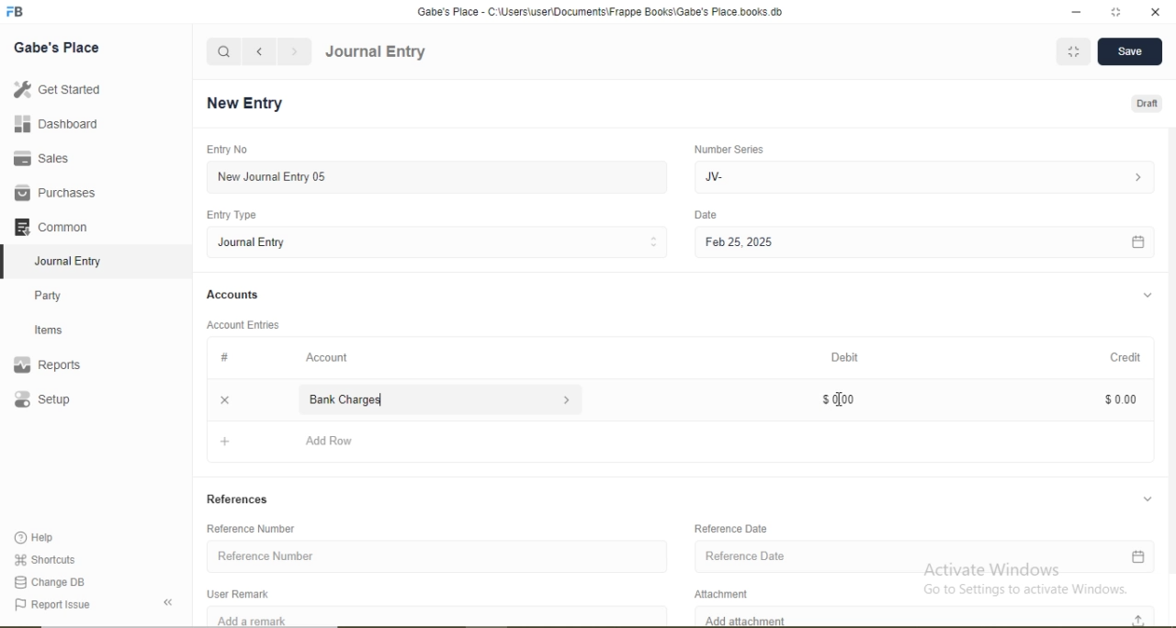 This screenshot has width=1176, height=628. I want to click on $0.00, so click(836, 398).